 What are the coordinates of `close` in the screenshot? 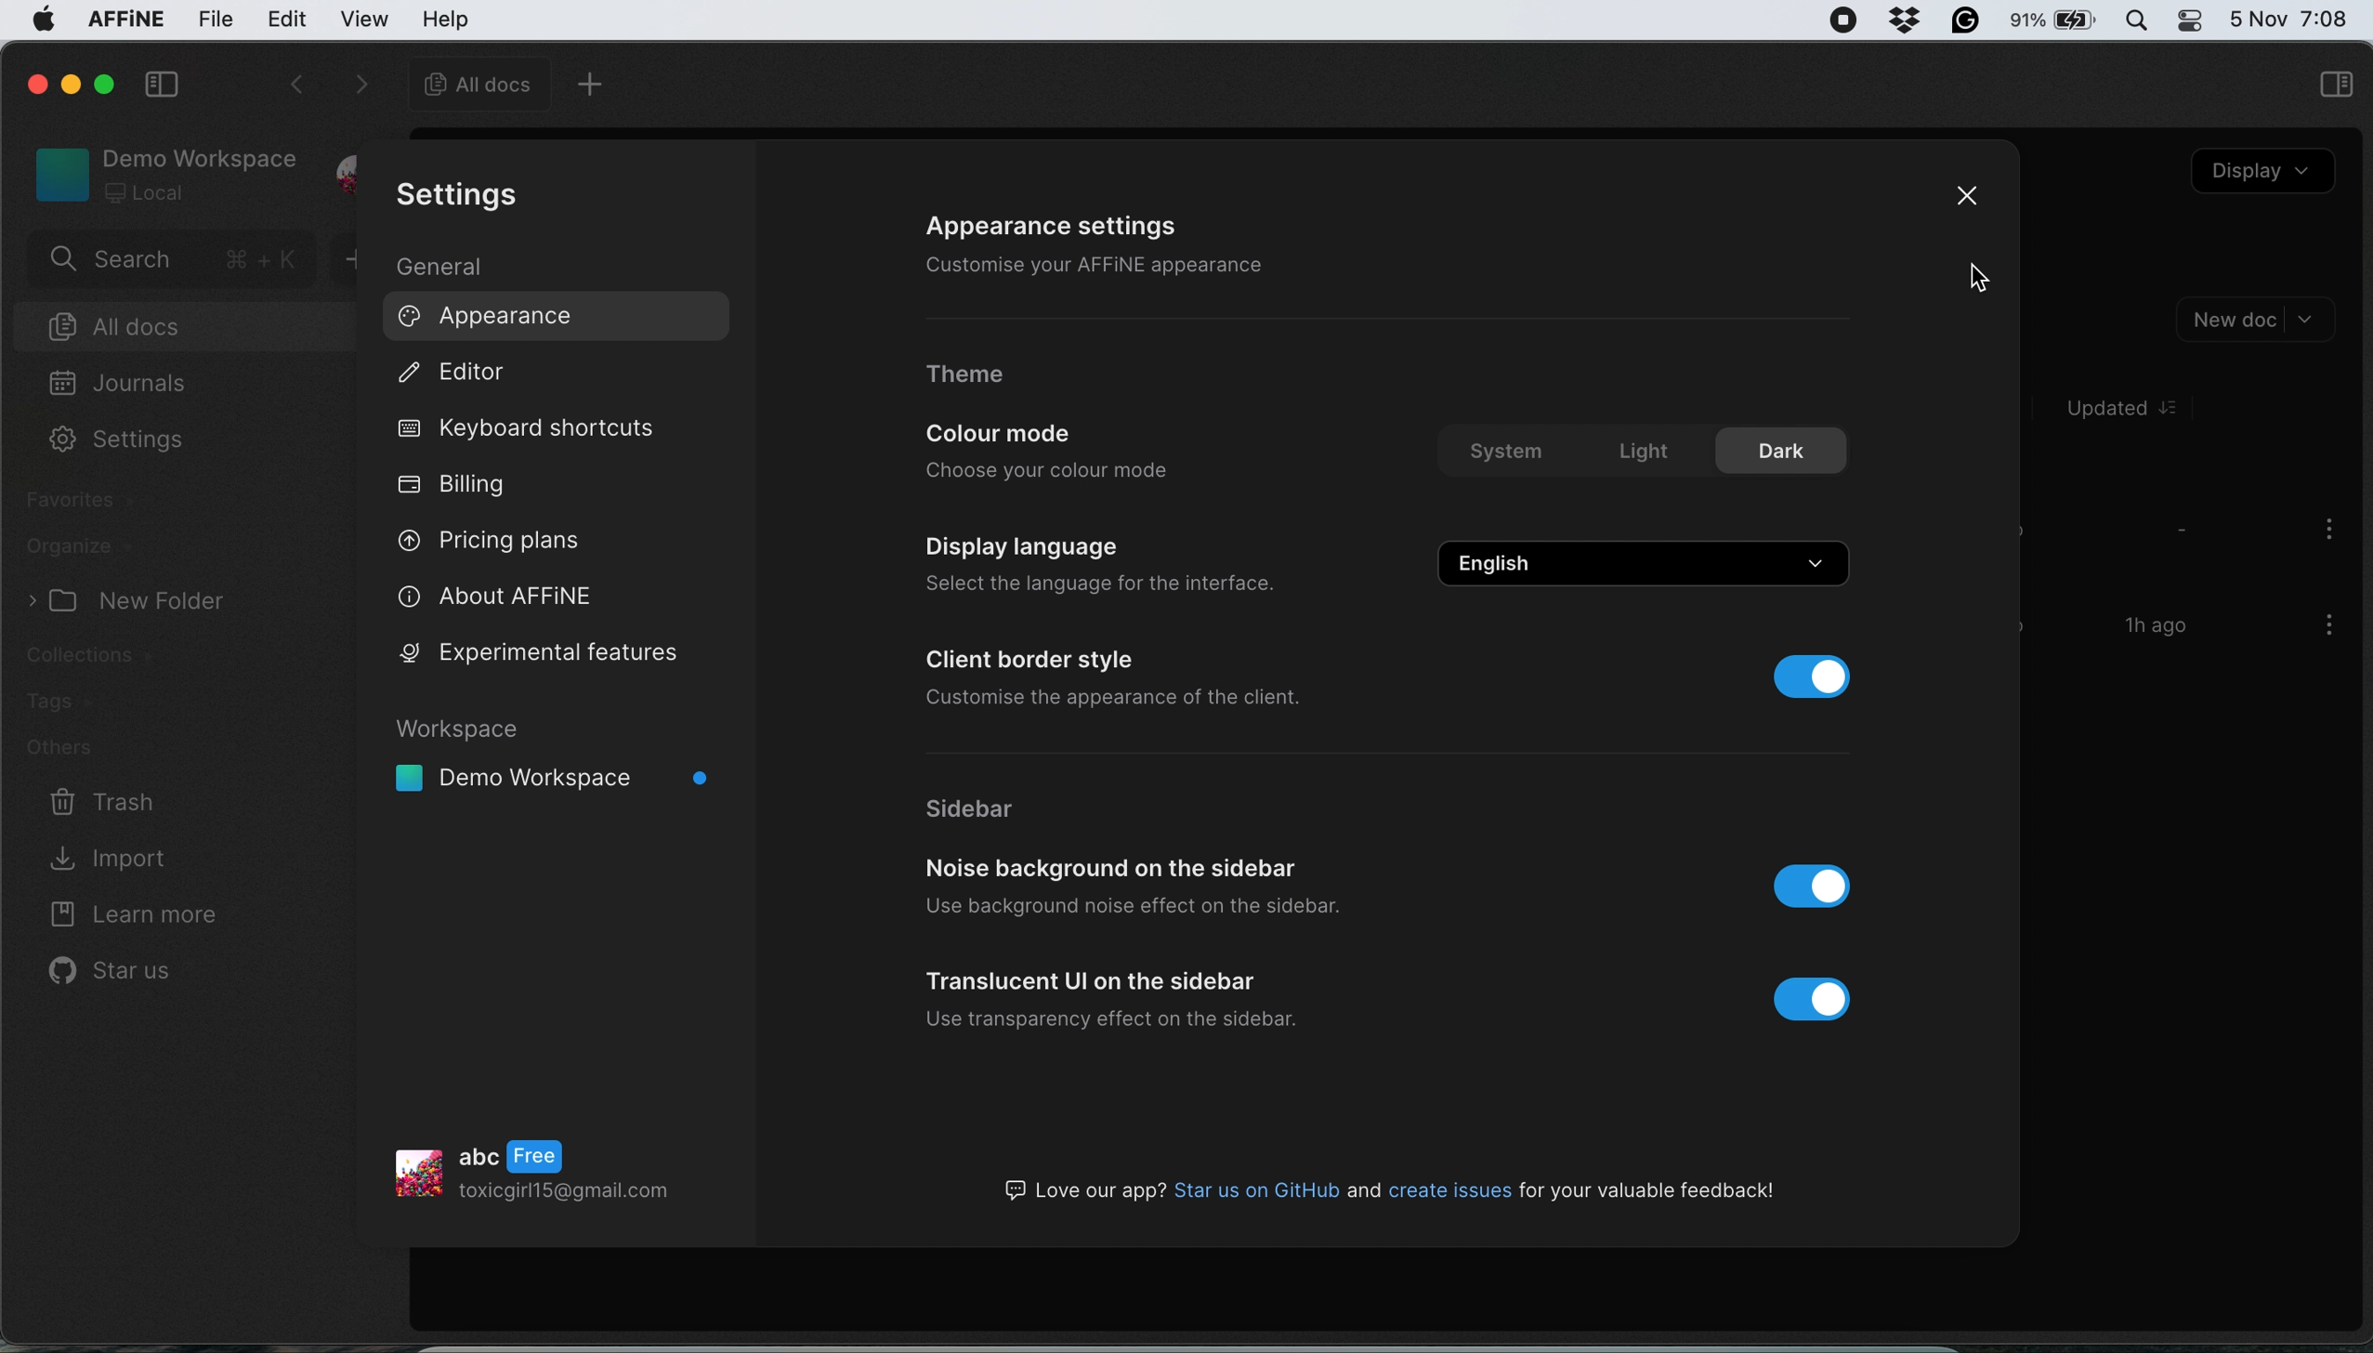 It's located at (1969, 199).